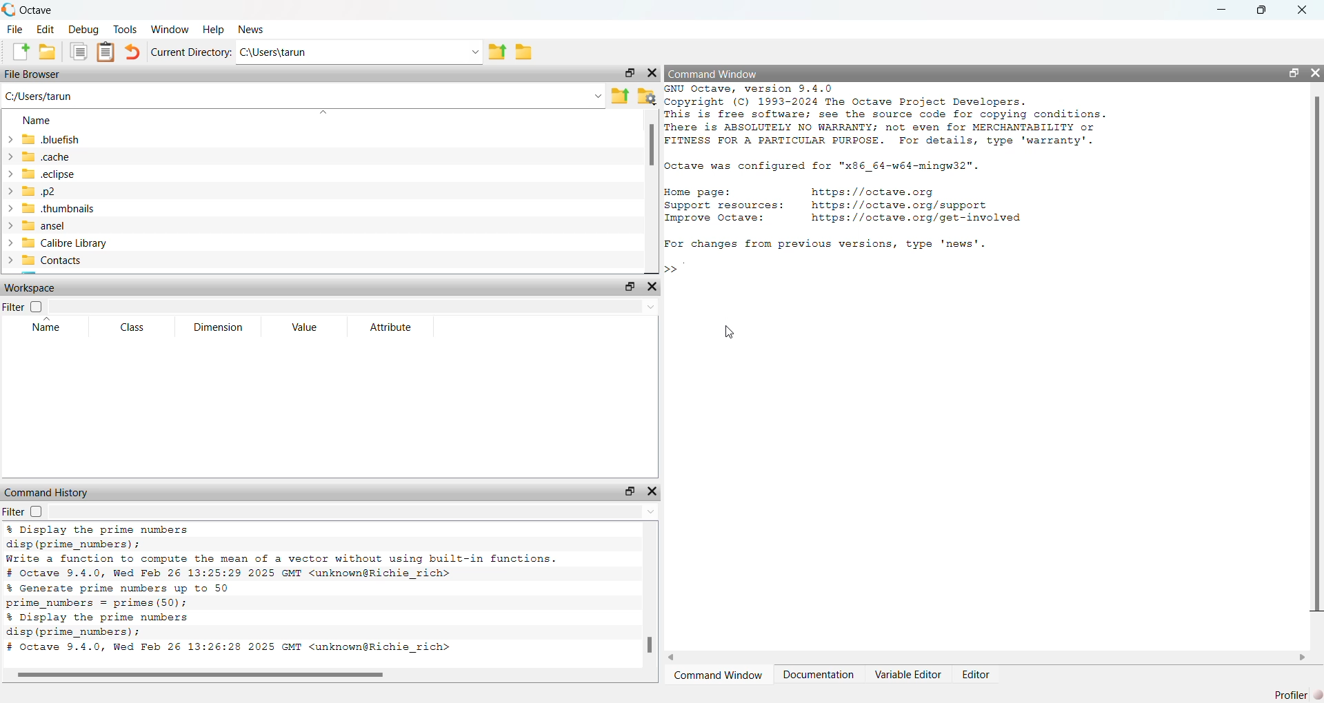 The width and height of the screenshot is (1324, 703). I want to click on open in separate window, so click(631, 73).